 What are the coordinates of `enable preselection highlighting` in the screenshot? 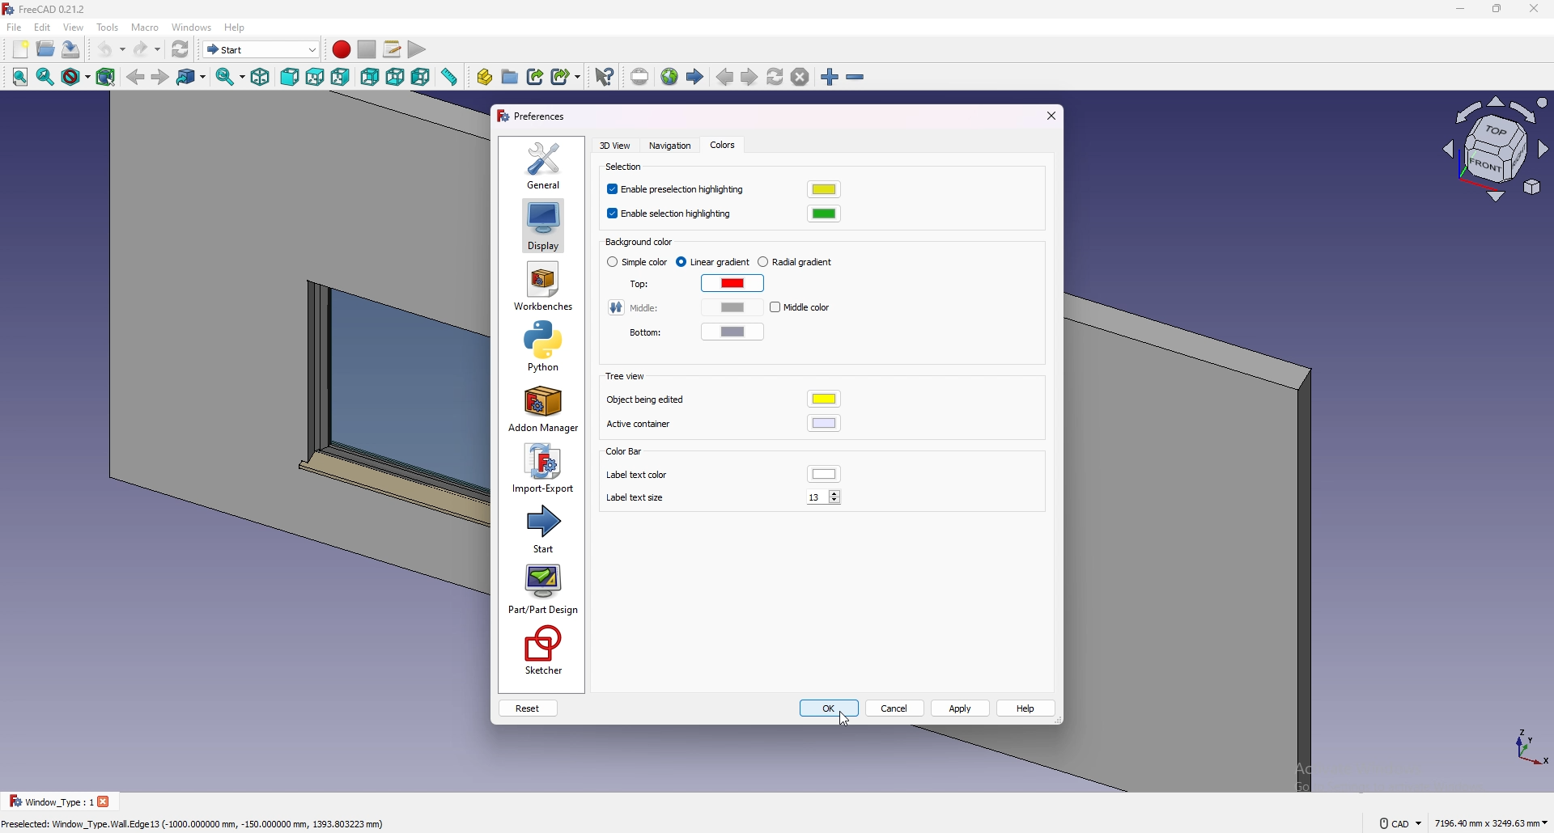 It's located at (679, 190).